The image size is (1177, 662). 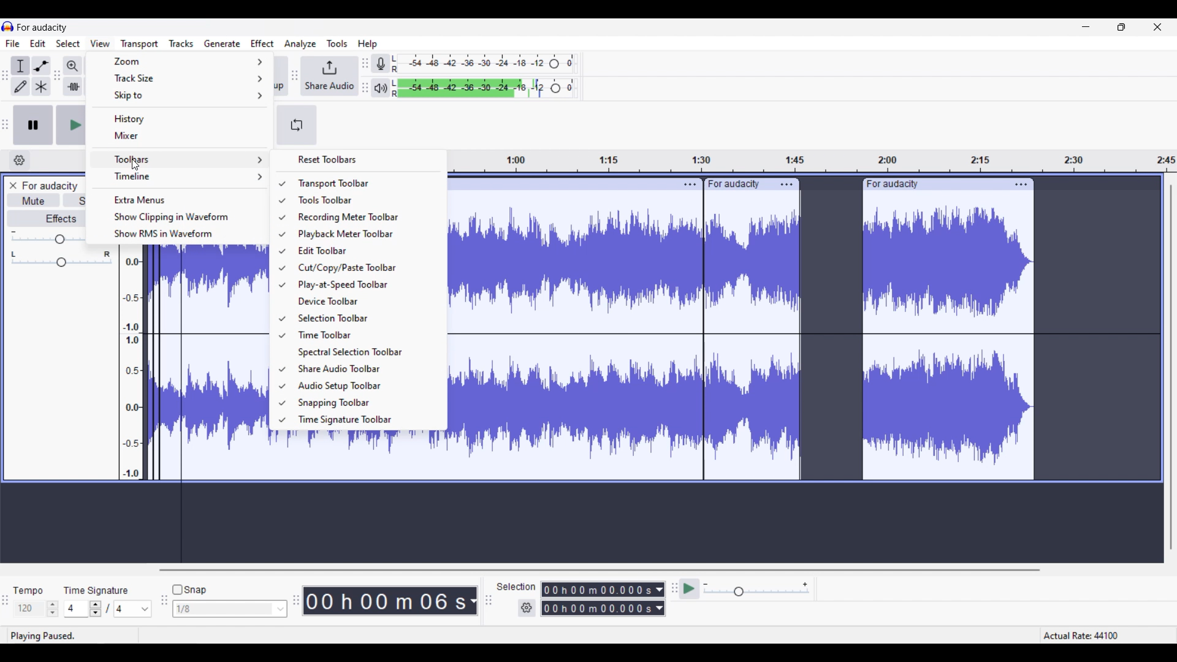 I want to click on Timeline options, so click(x=181, y=177).